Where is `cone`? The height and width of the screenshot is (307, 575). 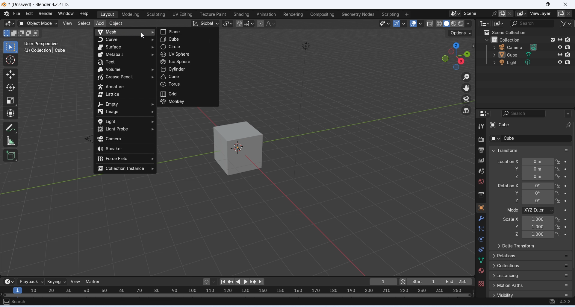
cone is located at coordinates (187, 77).